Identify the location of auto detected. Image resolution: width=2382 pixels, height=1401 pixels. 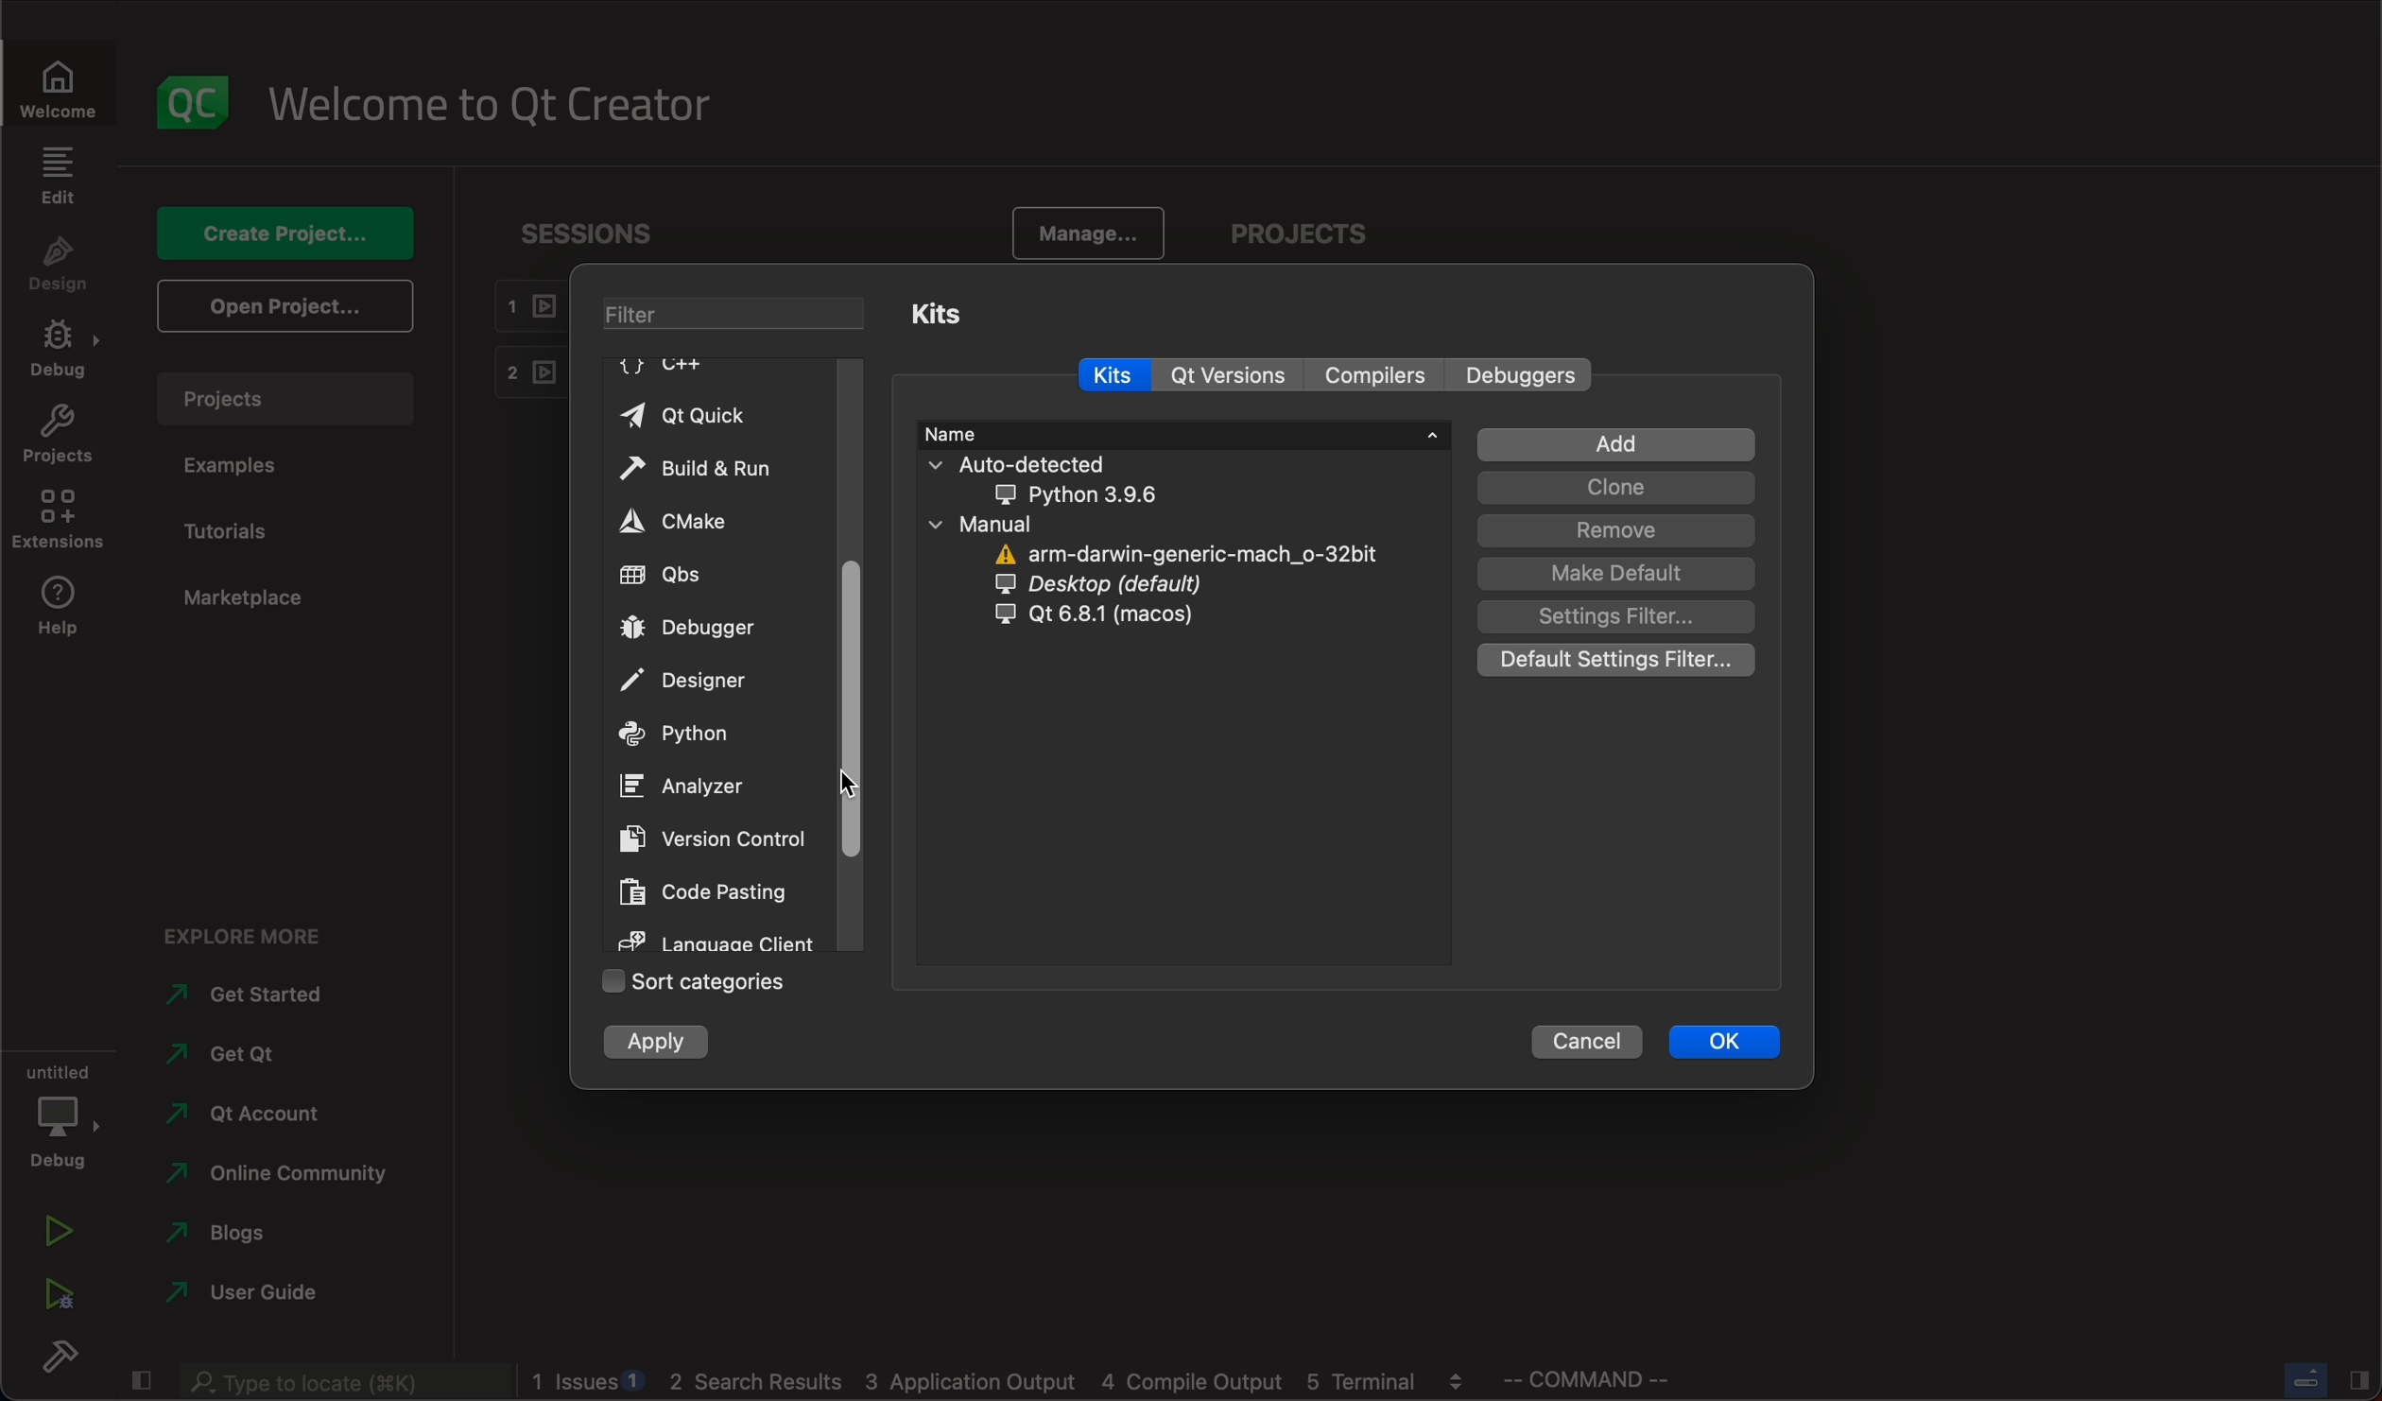
(1082, 479).